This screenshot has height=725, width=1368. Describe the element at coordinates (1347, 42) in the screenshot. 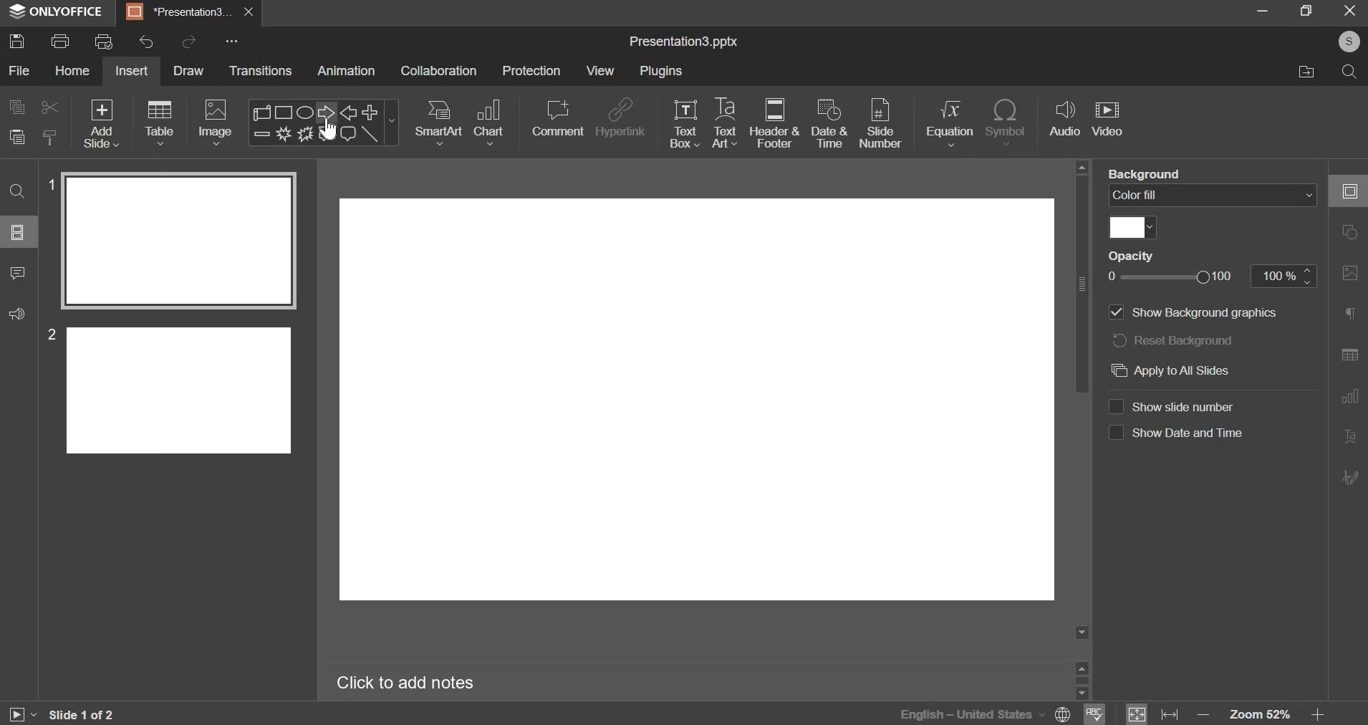

I see `account holder` at that location.